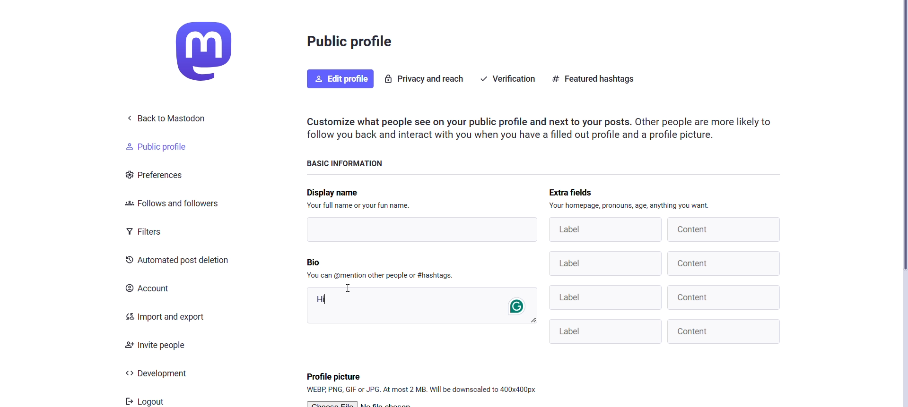 This screenshot has width=908, height=407. What do you see at coordinates (417, 230) in the screenshot?
I see `text box` at bounding box center [417, 230].